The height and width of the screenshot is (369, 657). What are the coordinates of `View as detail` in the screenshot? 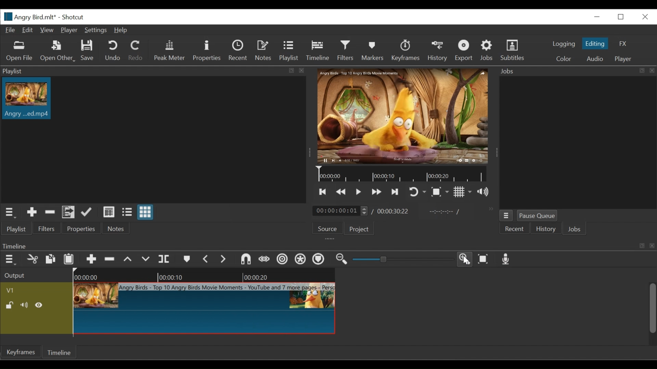 It's located at (109, 213).